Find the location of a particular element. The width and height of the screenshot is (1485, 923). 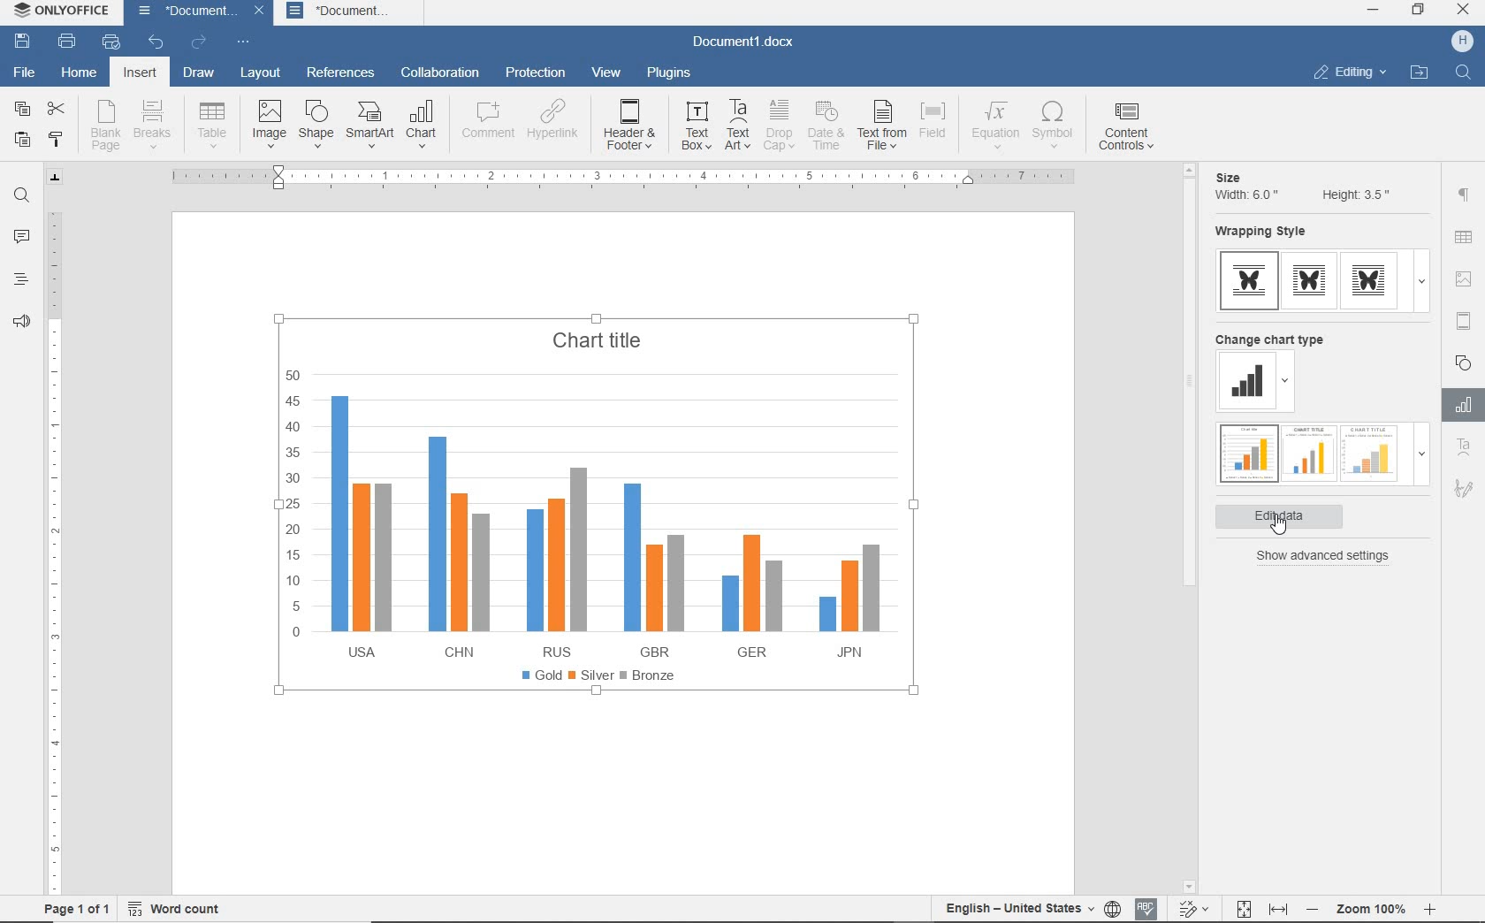

copy is located at coordinates (21, 110).